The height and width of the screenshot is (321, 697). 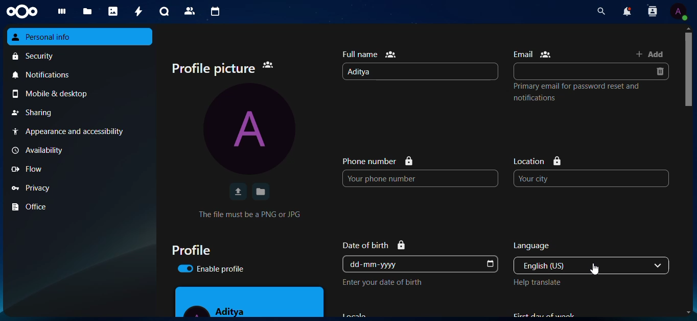 I want to click on number, so click(x=398, y=178).